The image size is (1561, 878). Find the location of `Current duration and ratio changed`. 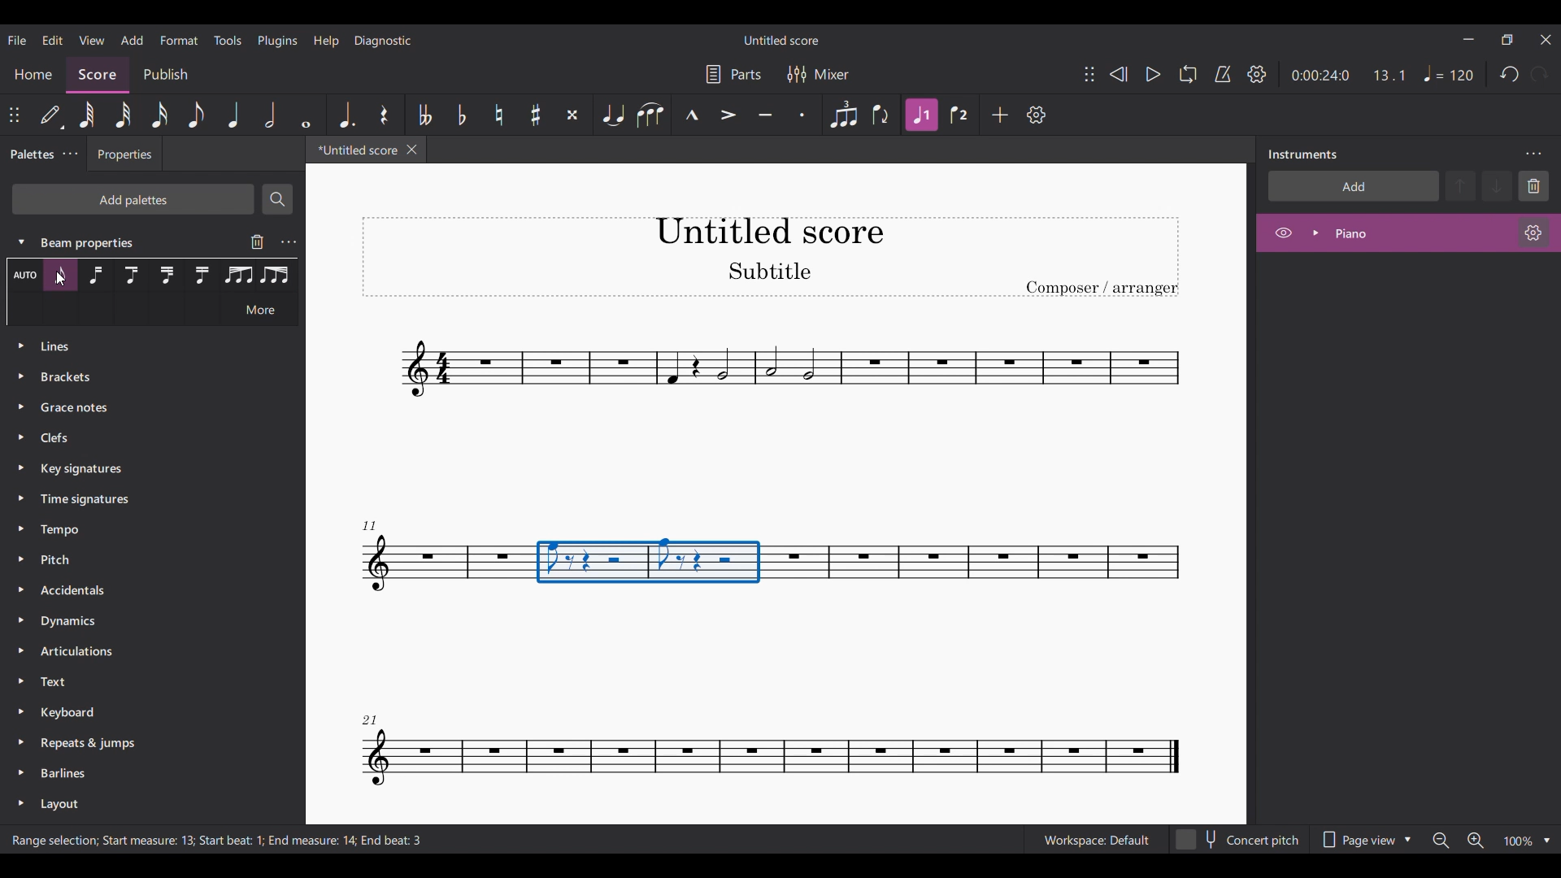

Current duration and ratio changed is located at coordinates (1348, 75).